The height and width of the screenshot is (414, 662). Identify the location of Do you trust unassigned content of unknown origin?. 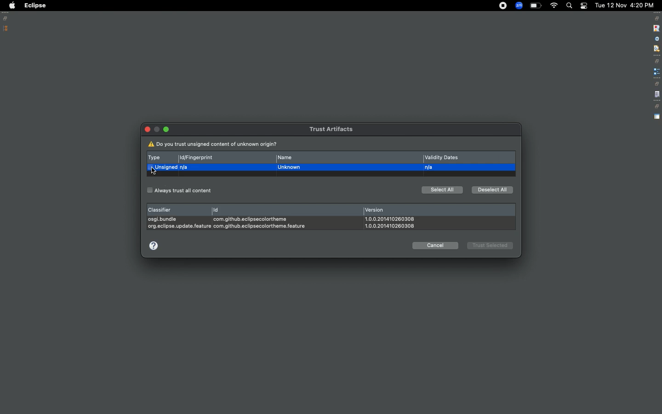
(215, 144).